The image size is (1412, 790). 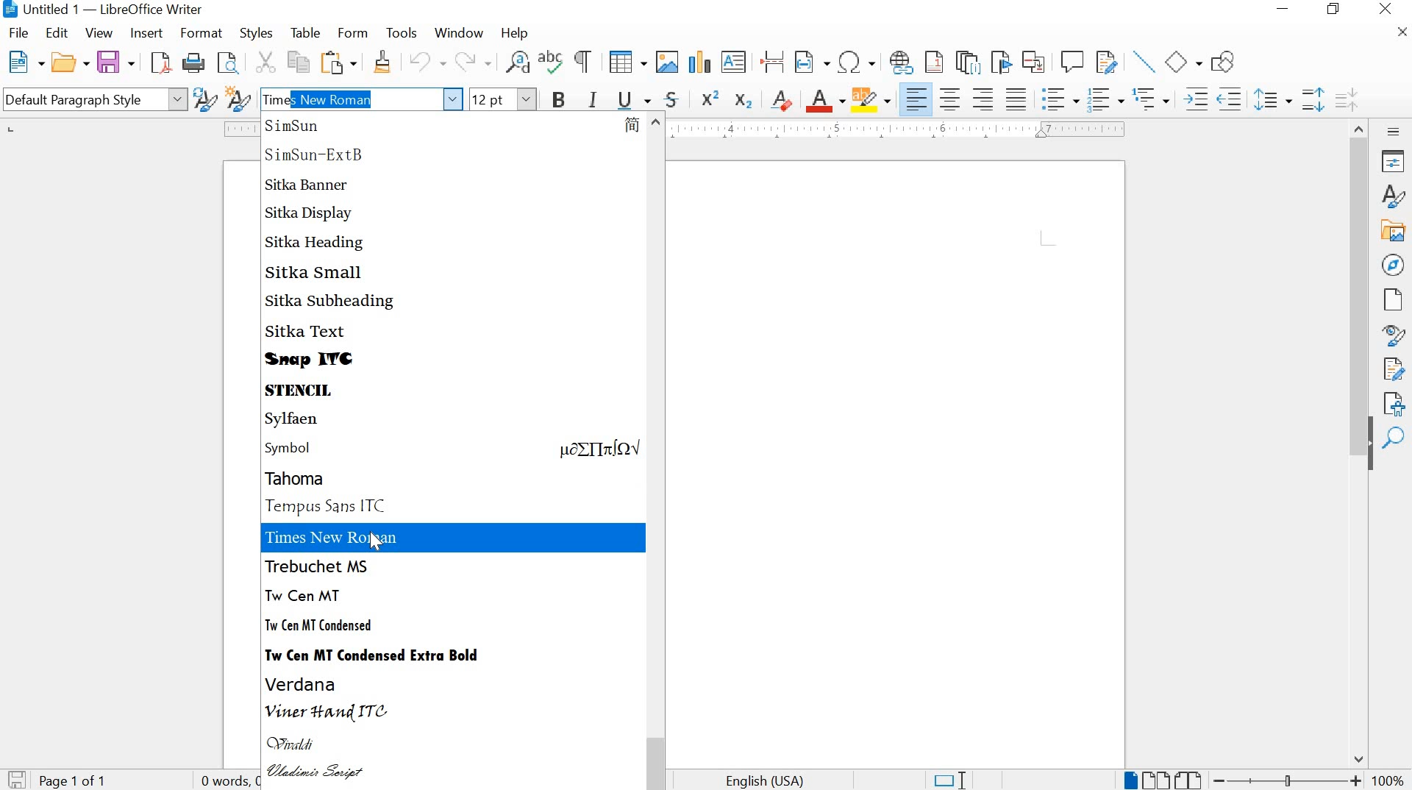 I want to click on INSERT HYPERLINK, so click(x=901, y=63).